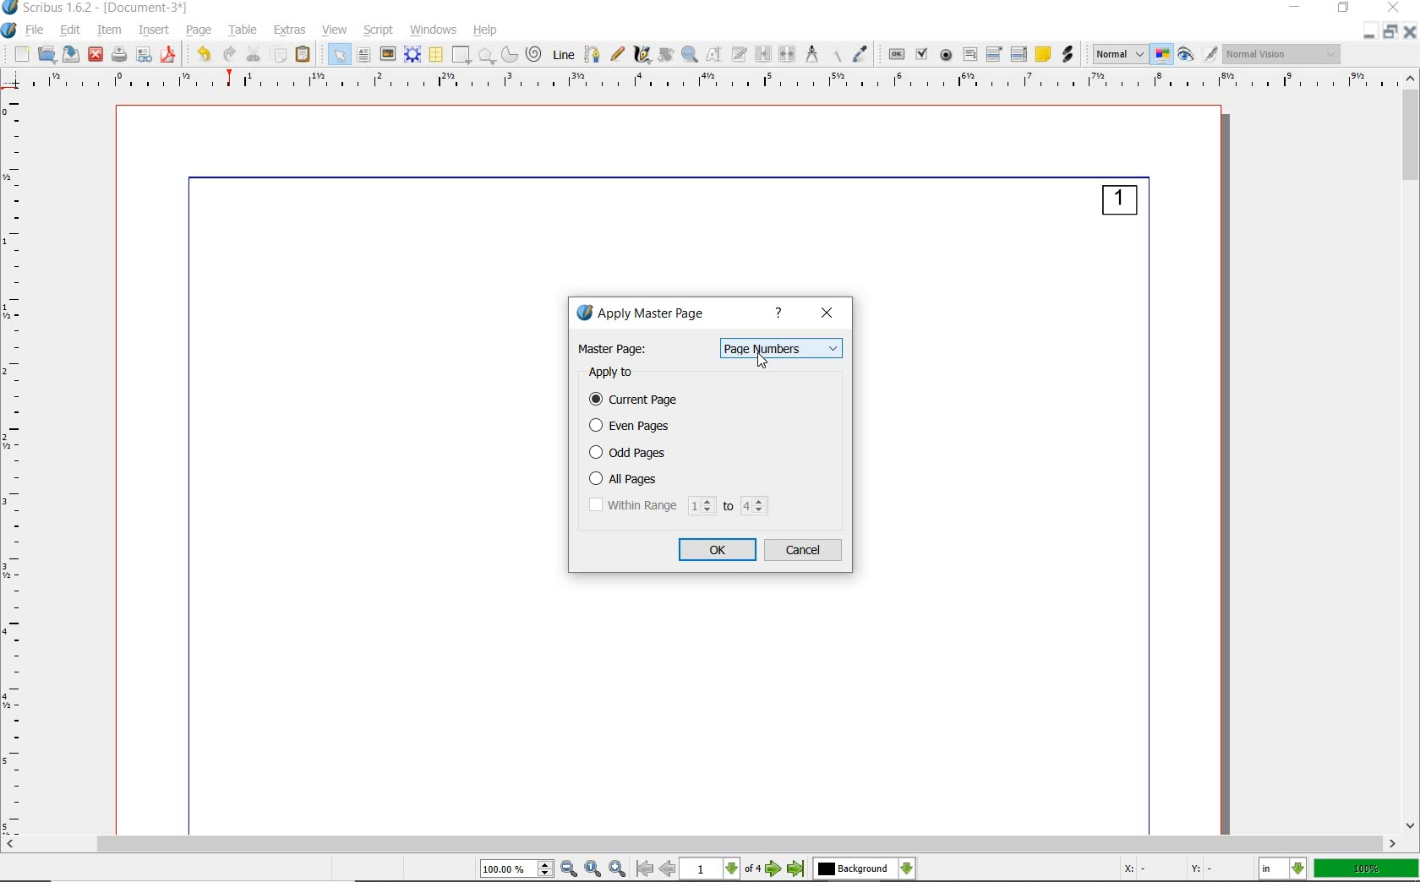 This screenshot has width=1420, height=882. I want to click on pdf combo box, so click(995, 55).